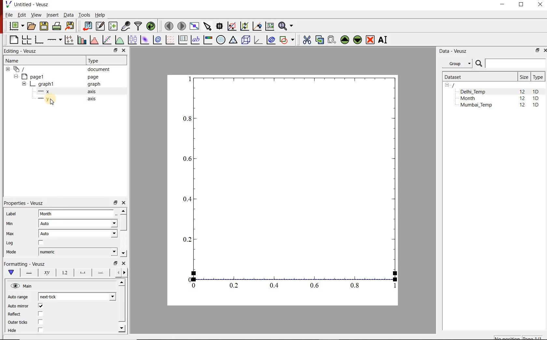 This screenshot has height=340, width=547. What do you see at coordinates (123, 203) in the screenshot?
I see `close` at bounding box center [123, 203].